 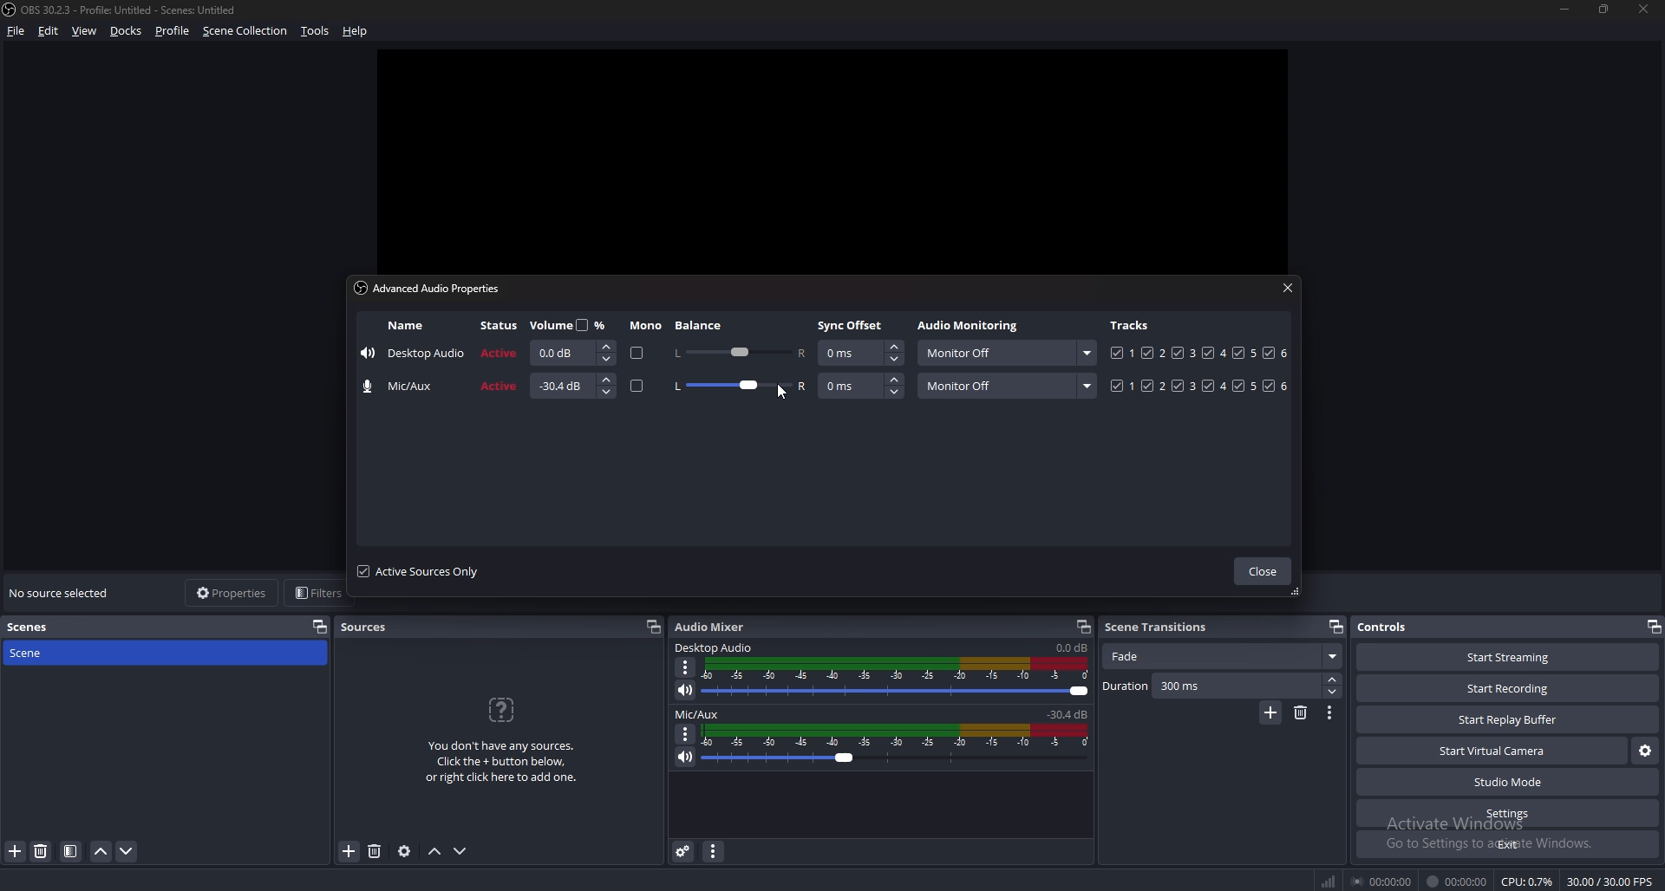 I want to click on remove source, so click(x=375, y=851).